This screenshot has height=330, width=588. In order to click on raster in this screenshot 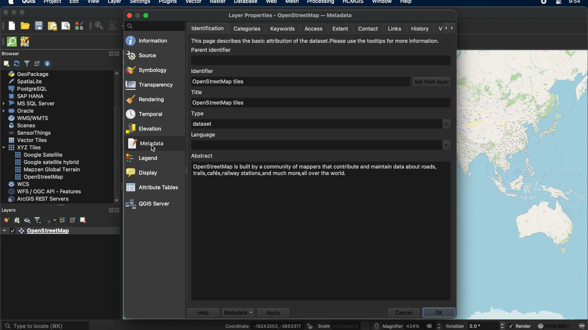, I will do `click(217, 2)`.